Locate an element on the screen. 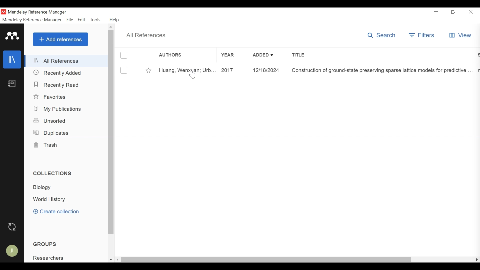 The width and height of the screenshot is (480, 270). Scroll up is located at coordinates (111, 27).